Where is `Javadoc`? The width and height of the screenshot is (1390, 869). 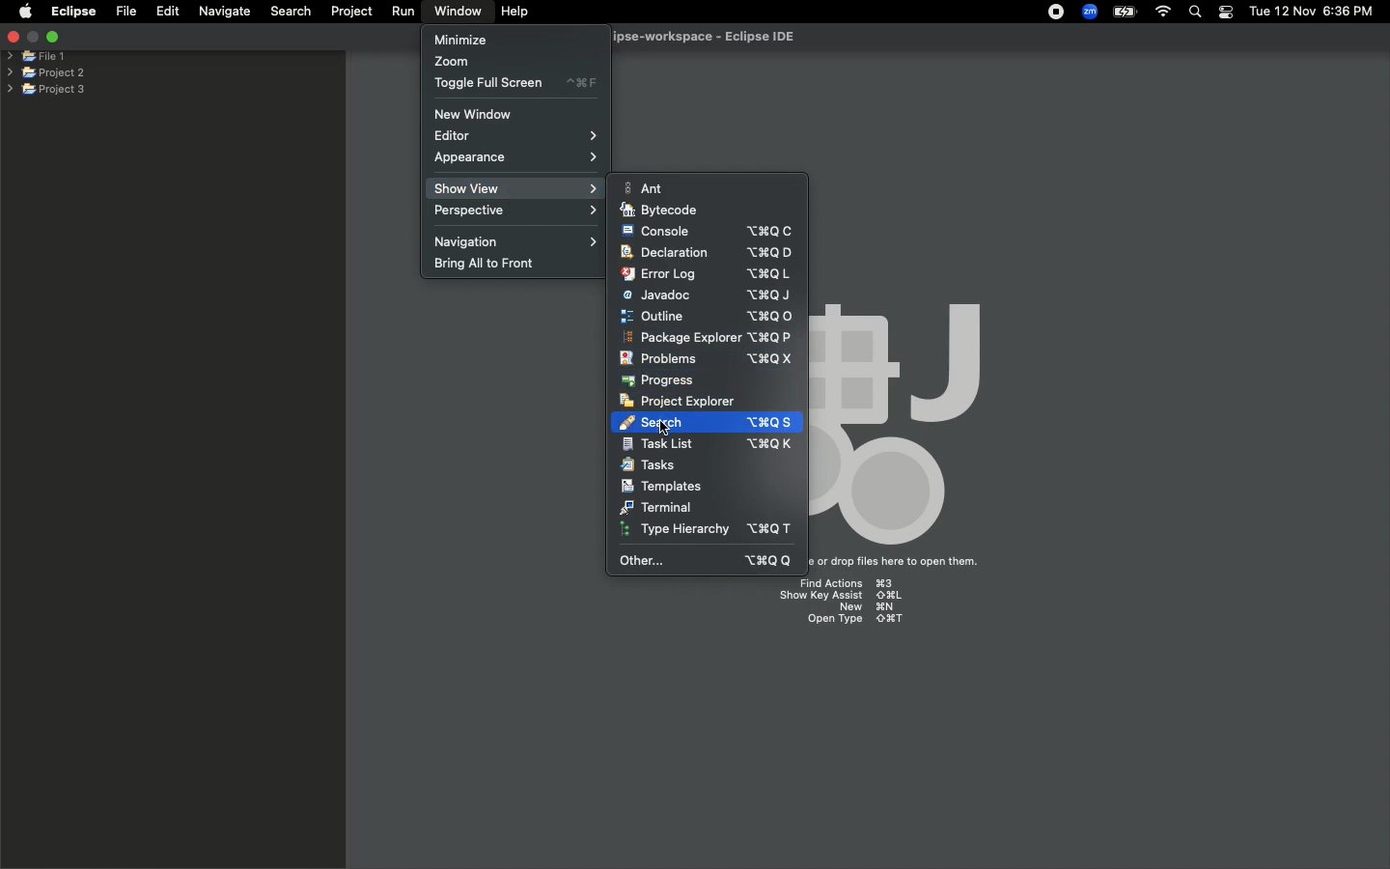 Javadoc is located at coordinates (707, 295).